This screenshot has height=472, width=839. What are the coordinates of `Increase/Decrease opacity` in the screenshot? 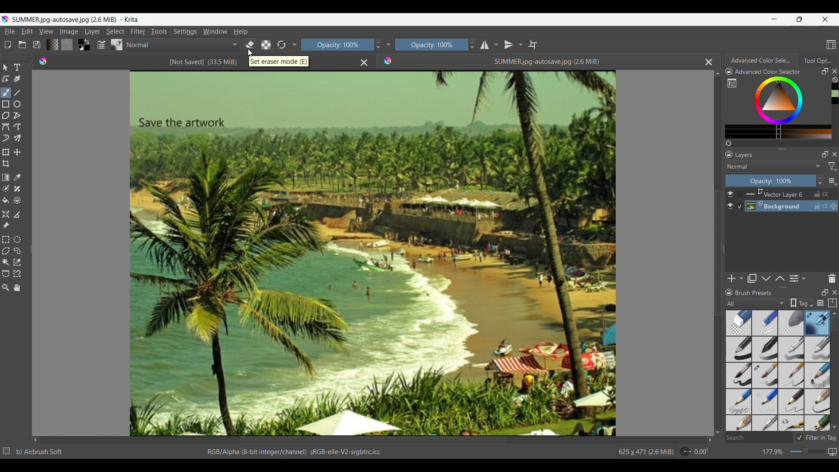 It's located at (820, 180).